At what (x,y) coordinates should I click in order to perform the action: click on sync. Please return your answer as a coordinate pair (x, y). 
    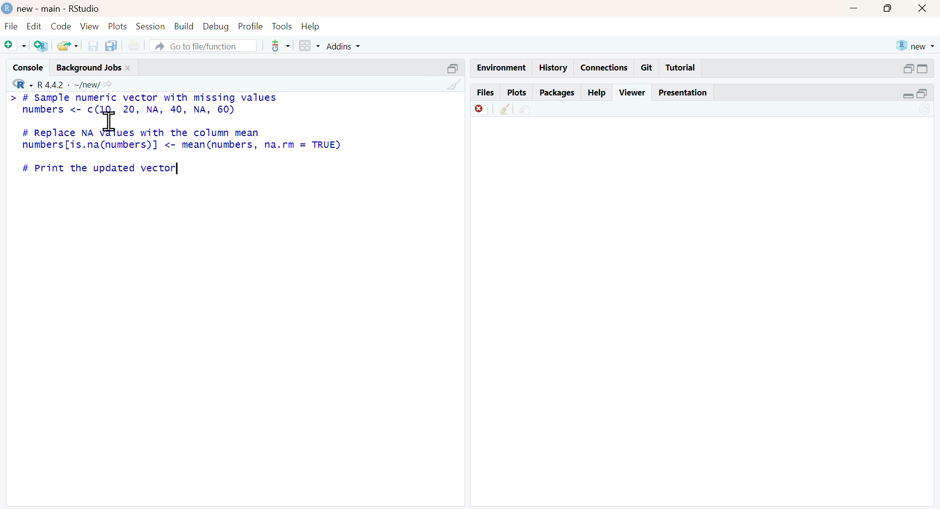
    Looking at the image, I should click on (925, 110).